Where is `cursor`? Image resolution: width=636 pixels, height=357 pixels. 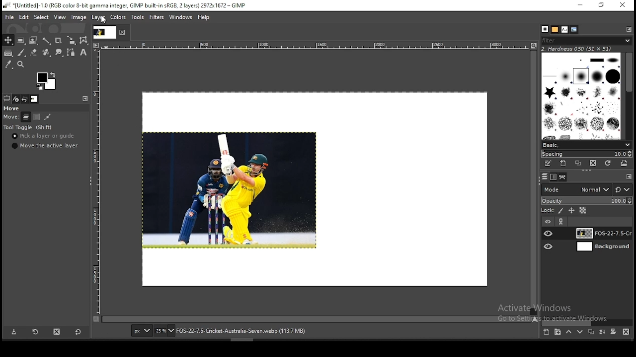
cursor is located at coordinates (104, 20).